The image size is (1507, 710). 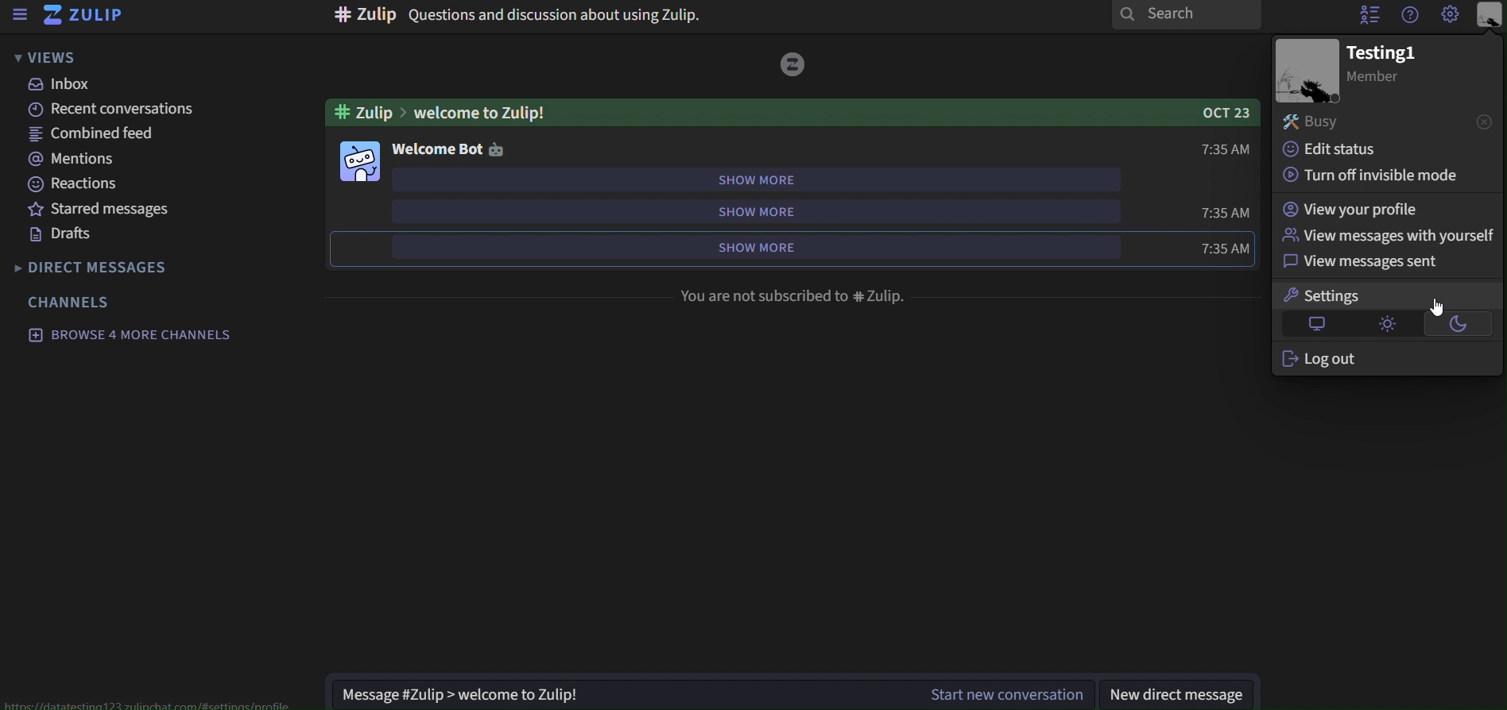 I want to click on view messages sent, so click(x=1380, y=261).